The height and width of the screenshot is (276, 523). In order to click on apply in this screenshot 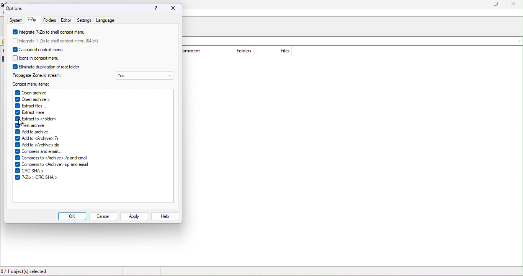, I will do `click(134, 216)`.